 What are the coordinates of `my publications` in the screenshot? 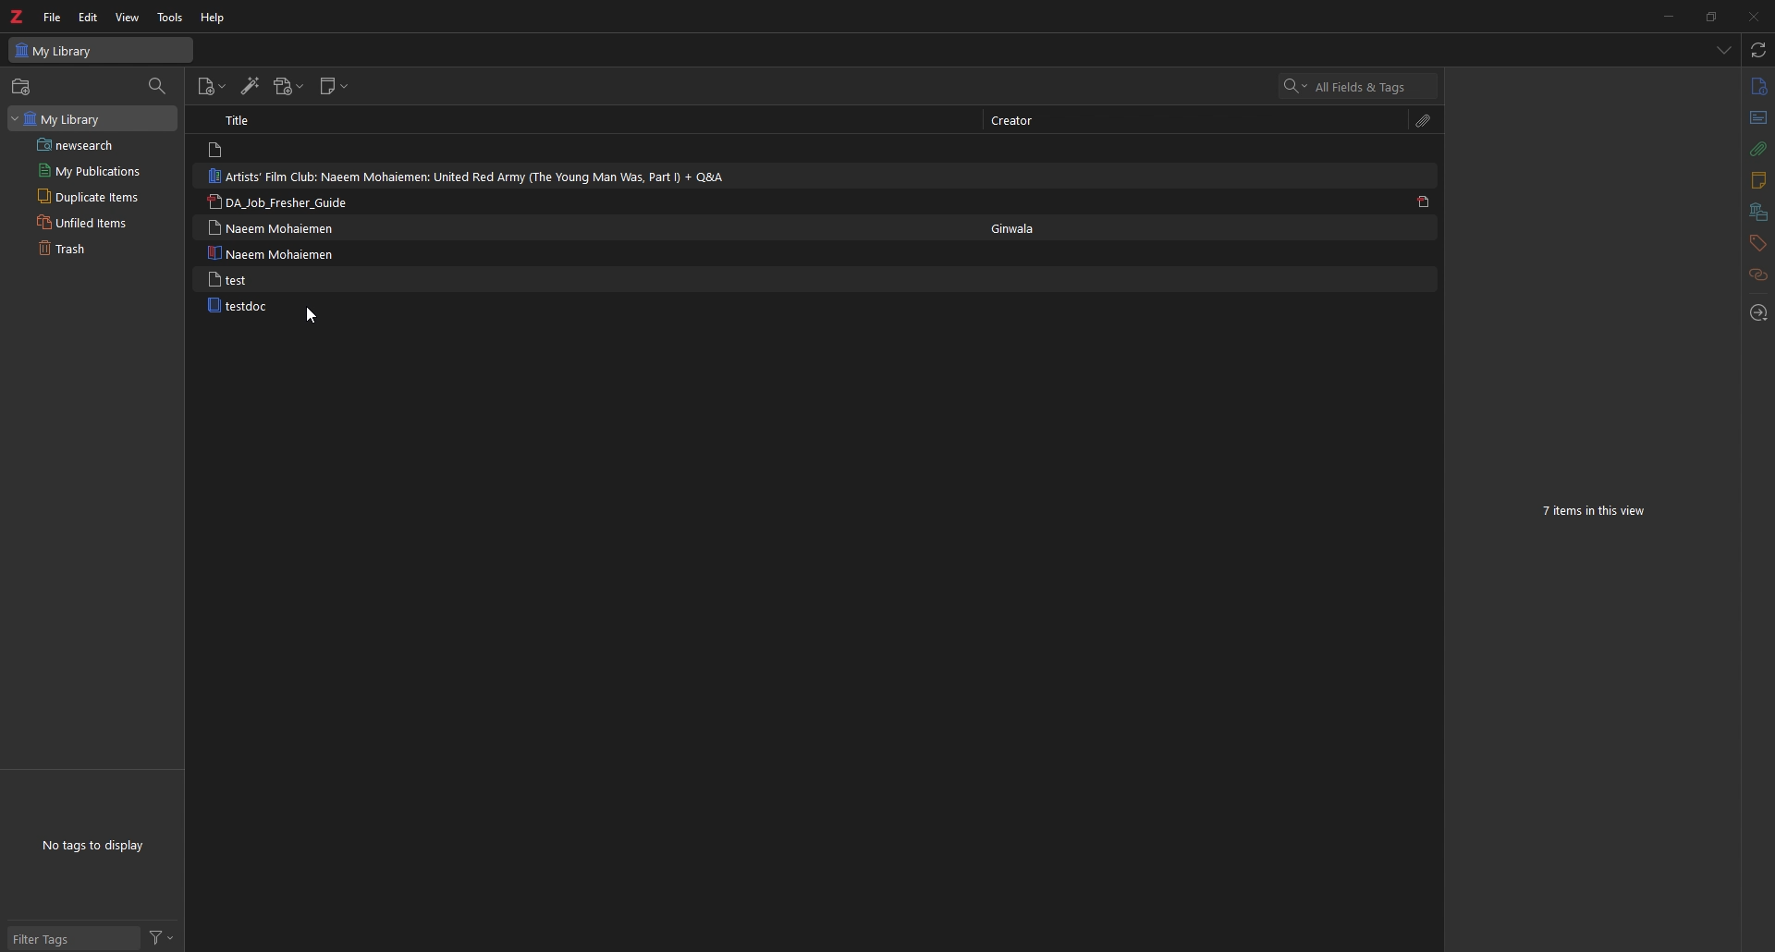 It's located at (90, 171).